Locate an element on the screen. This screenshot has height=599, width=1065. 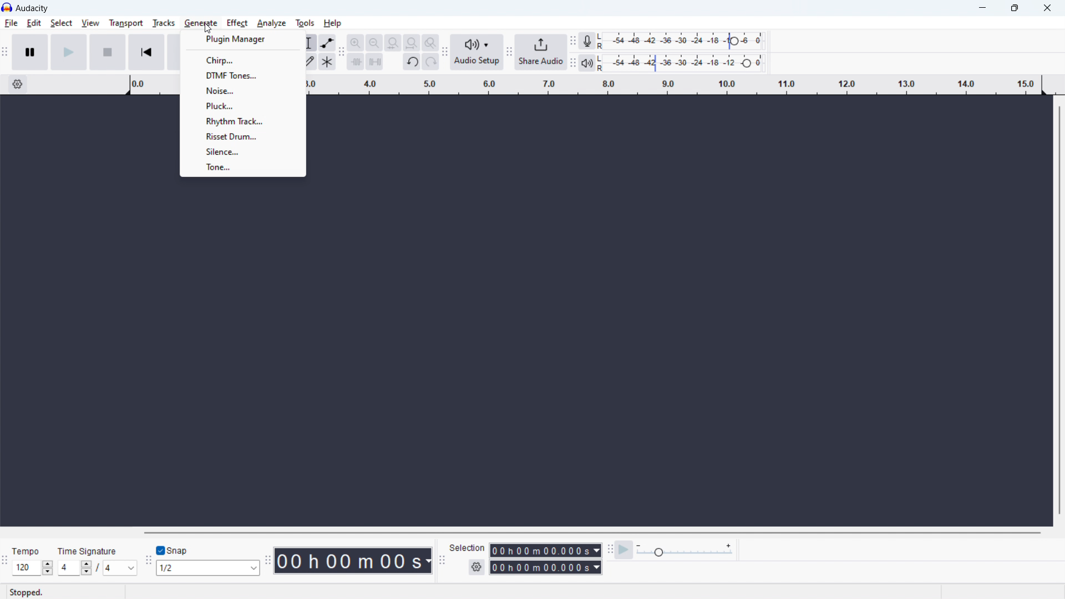
play at speed is located at coordinates (625, 550).